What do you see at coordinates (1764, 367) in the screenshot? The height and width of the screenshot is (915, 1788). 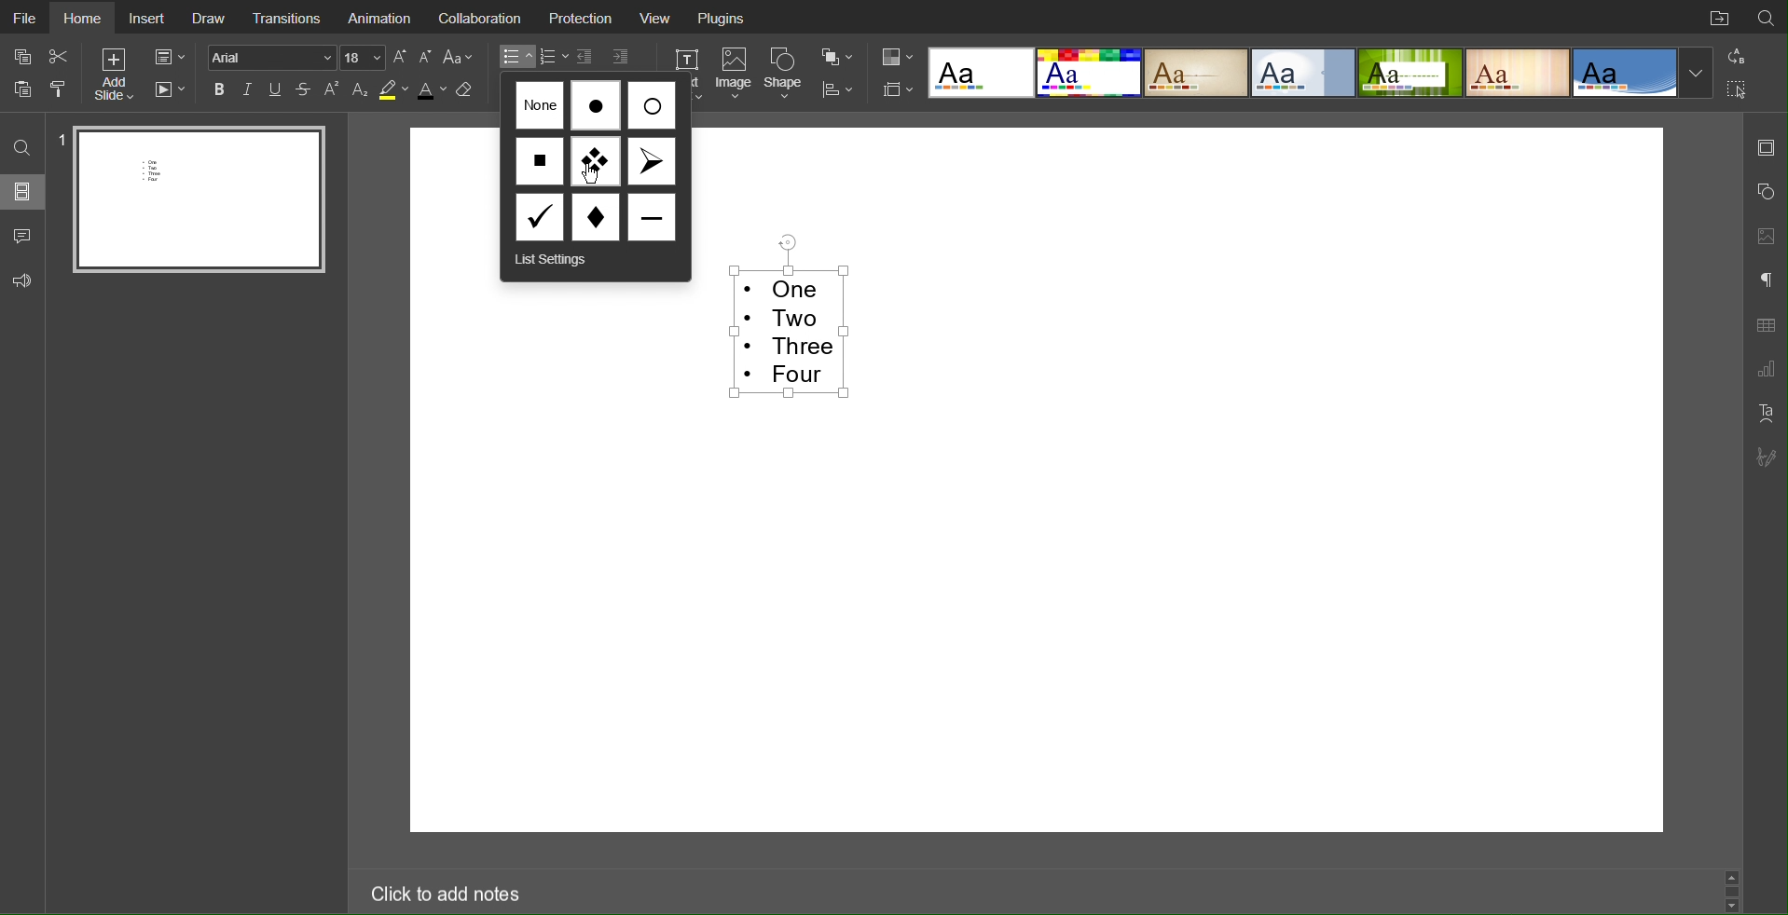 I see `Graph Settings` at bounding box center [1764, 367].